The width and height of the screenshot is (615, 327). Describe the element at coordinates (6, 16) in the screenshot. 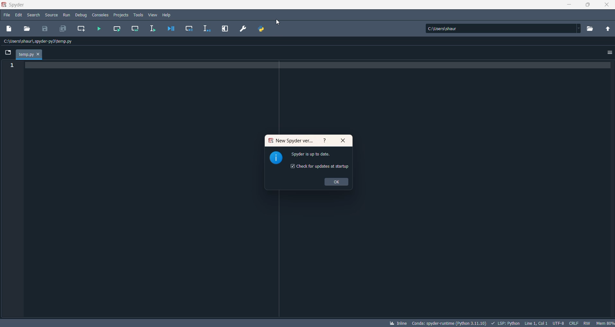

I see `file` at that location.